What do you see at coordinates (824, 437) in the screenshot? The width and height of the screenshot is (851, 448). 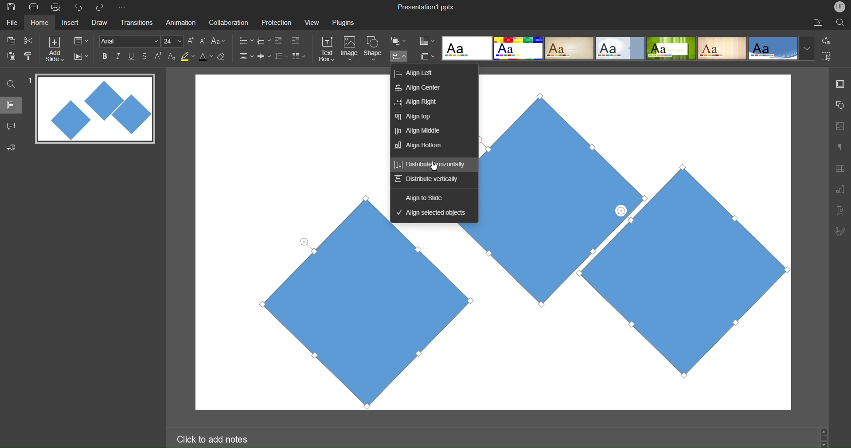 I see `scrollbar` at bounding box center [824, 437].